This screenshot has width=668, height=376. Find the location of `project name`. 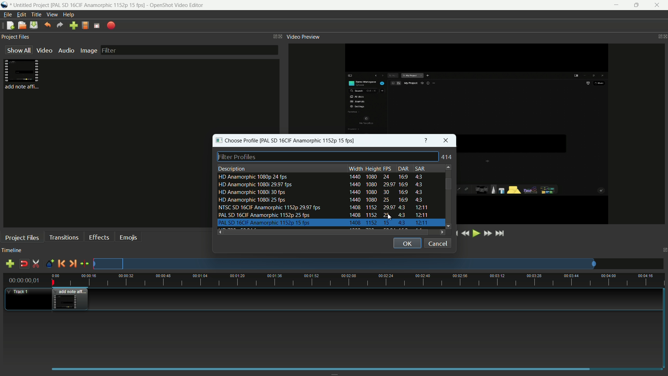

project name is located at coordinates (32, 5).